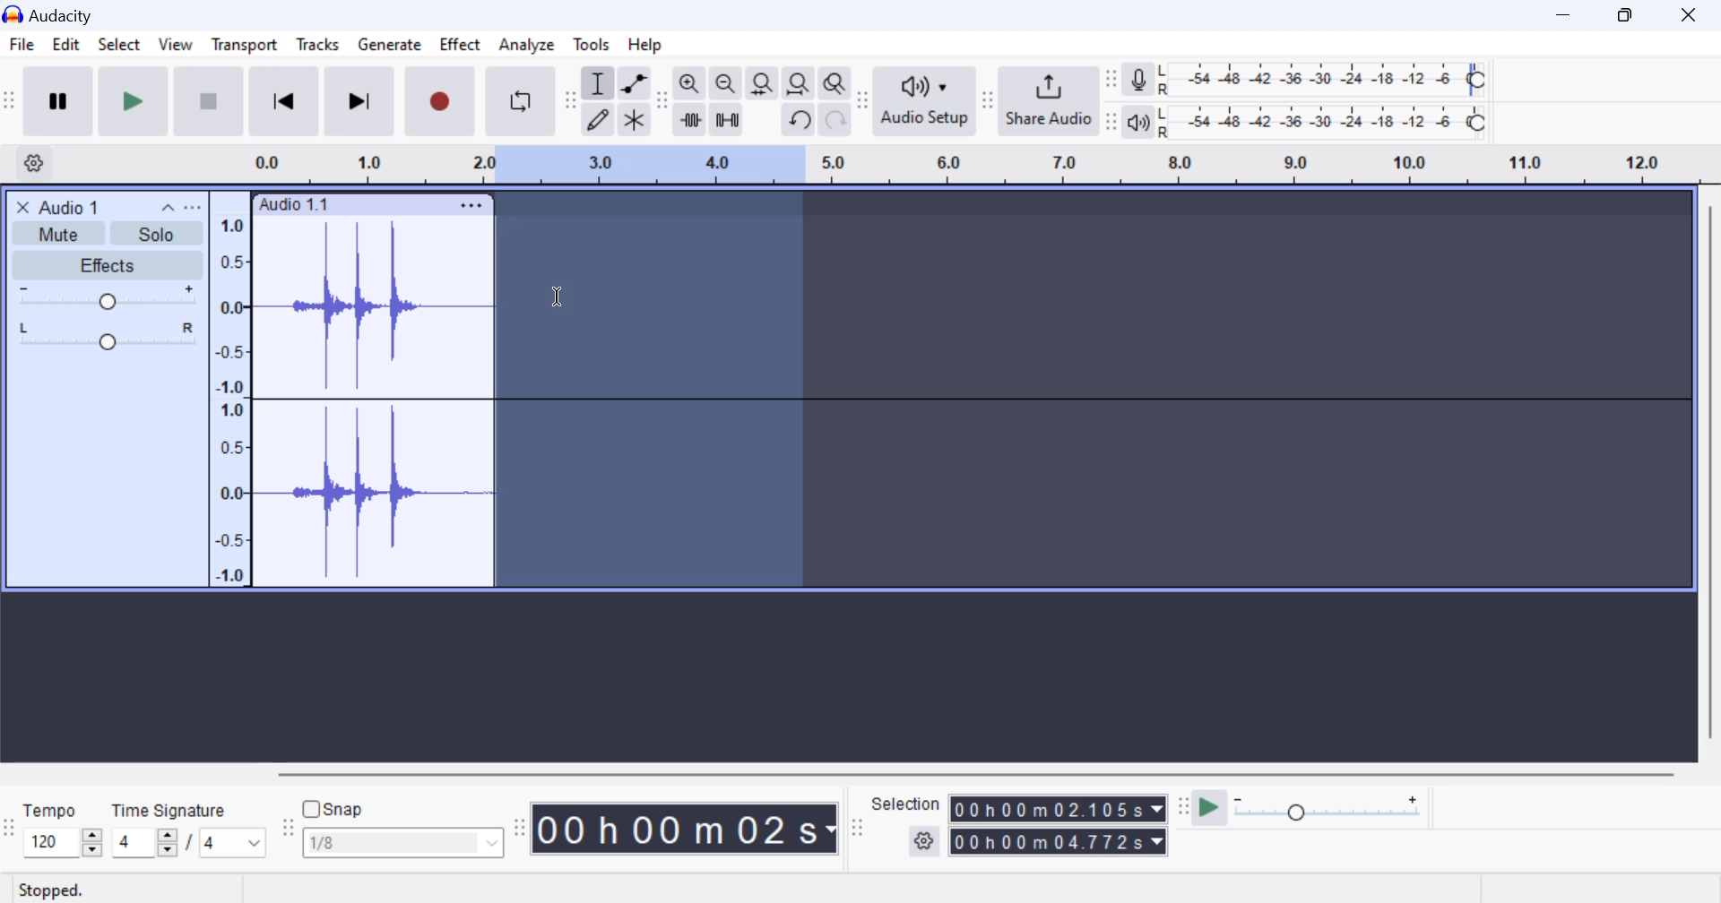  Describe the element at coordinates (1322, 123) in the screenshot. I see `Playback Level` at that location.